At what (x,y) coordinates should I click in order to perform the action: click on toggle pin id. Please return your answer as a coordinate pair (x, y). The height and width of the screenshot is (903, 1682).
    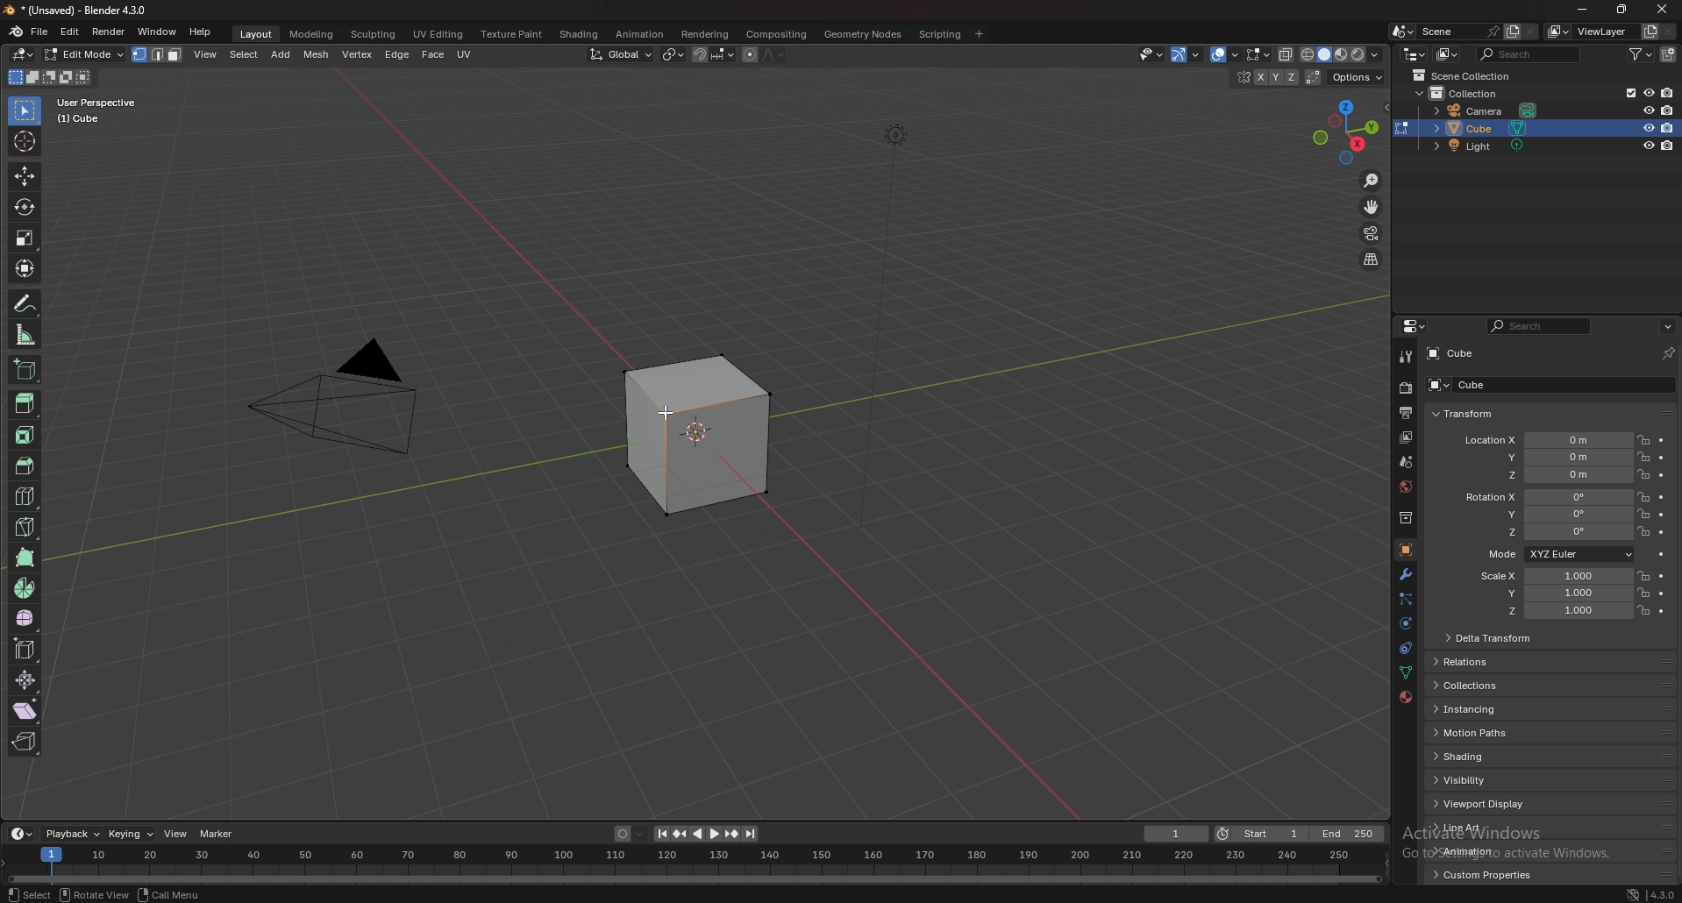
    Looking at the image, I should click on (1668, 352).